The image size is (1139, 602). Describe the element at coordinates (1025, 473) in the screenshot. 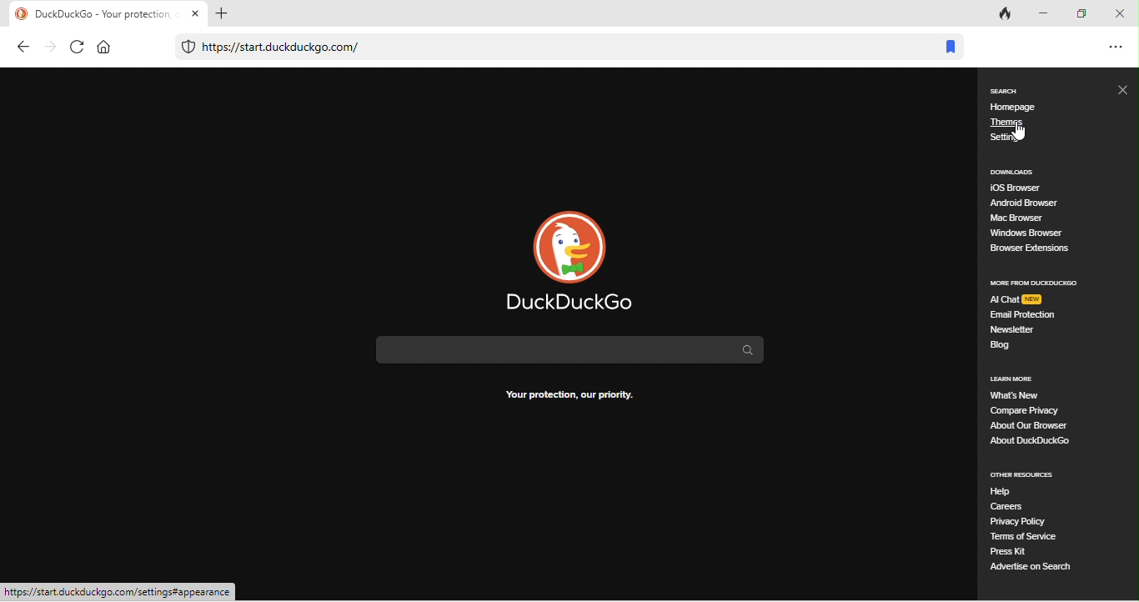

I see `other resources` at that location.